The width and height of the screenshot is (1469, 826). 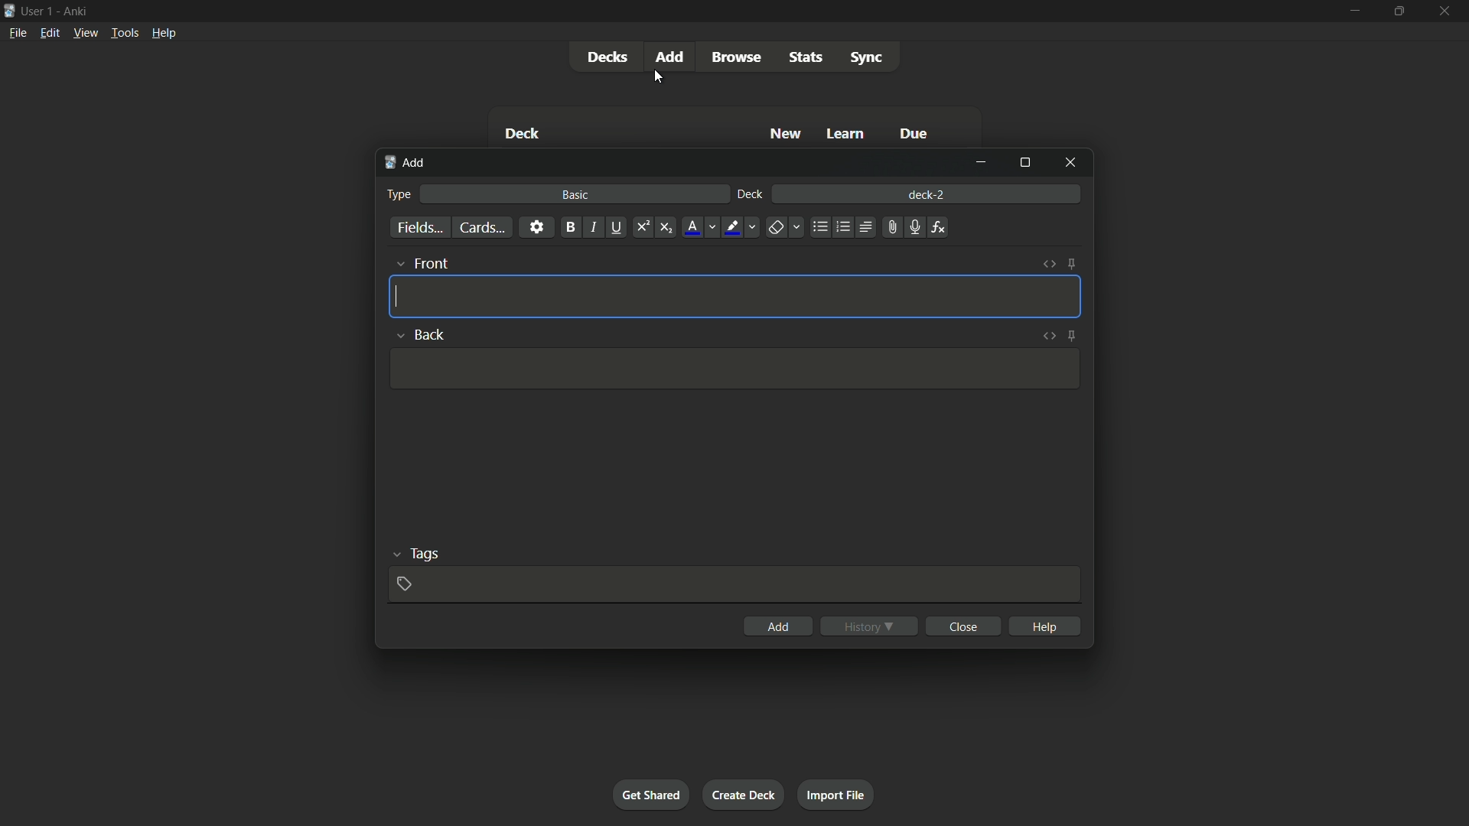 I want to click on history, so click(x=869, y=626).